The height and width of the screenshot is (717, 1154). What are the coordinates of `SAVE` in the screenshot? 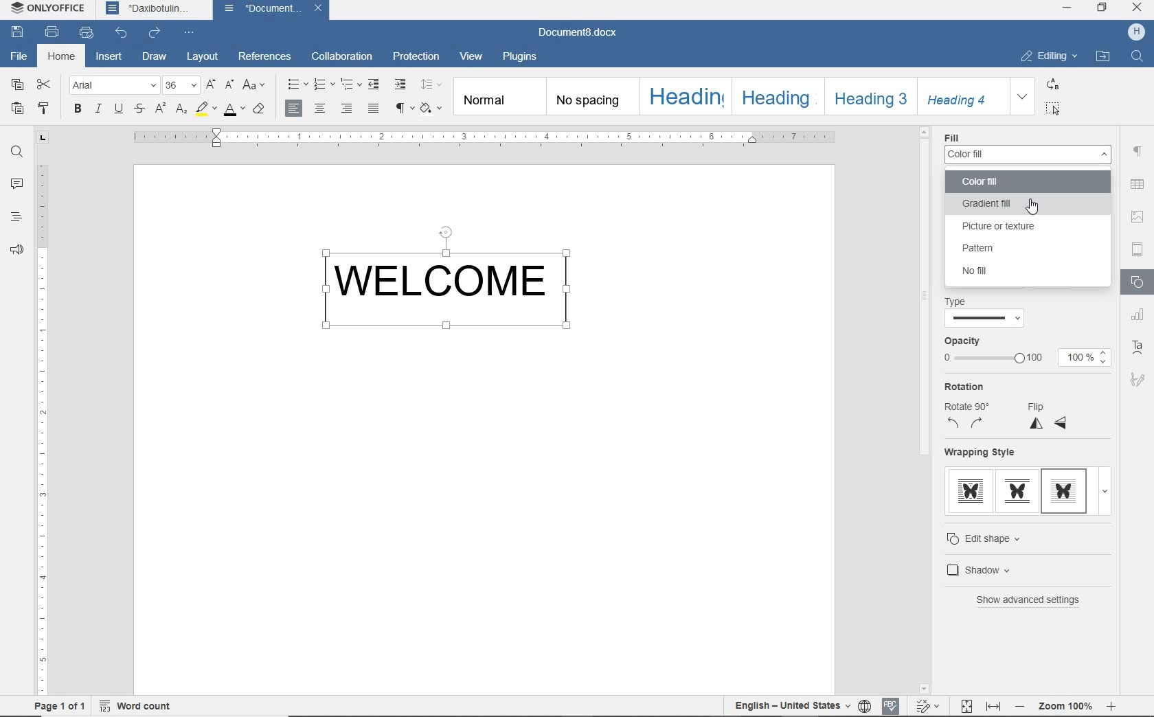 It's located at (16, 31).